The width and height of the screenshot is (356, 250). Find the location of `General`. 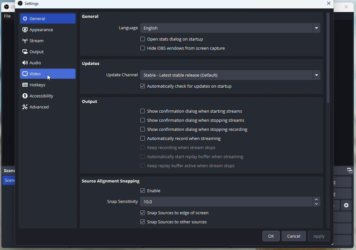

General is located at coordinates (91, 16).